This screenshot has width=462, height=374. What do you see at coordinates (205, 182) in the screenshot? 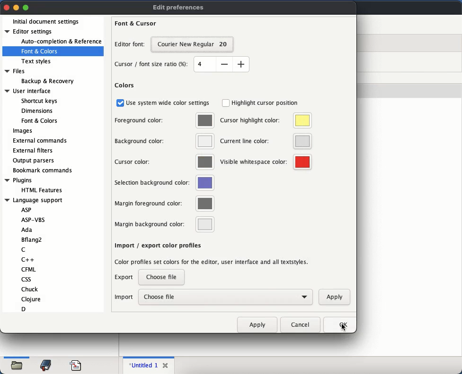
I see `color` at bounding box center [205, 182].